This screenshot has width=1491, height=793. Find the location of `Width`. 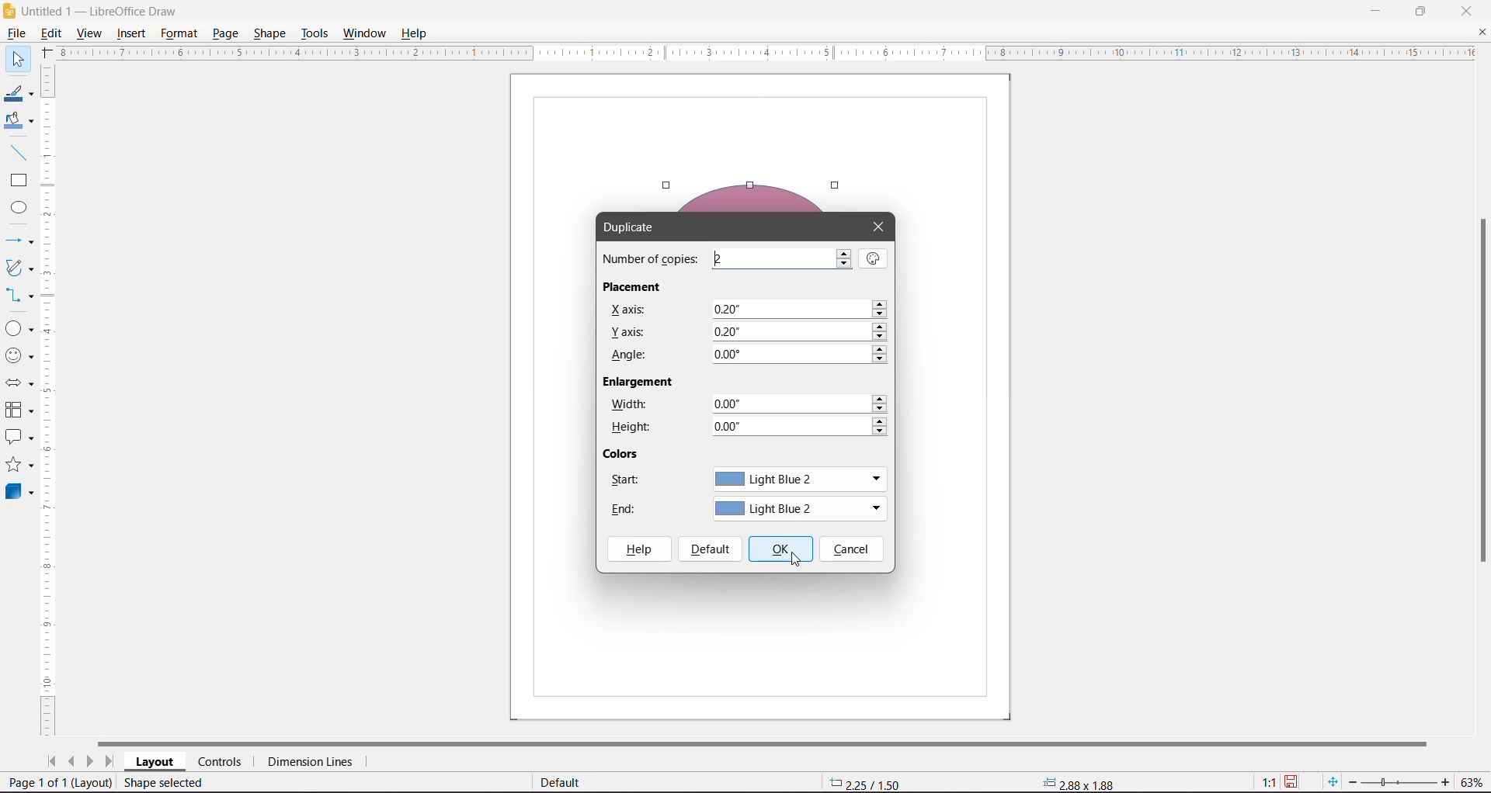

Width is located at coordinates (627, 403).